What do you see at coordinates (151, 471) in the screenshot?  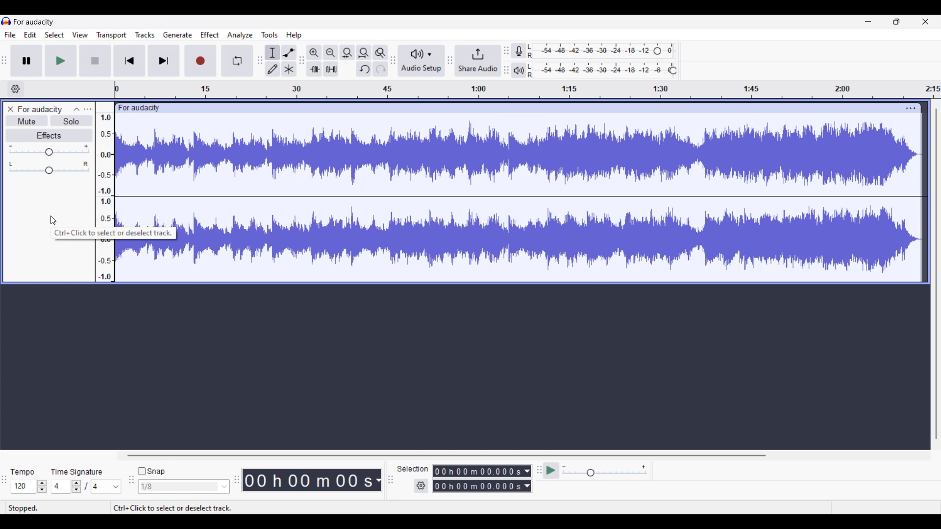 I see `Snap toggle` at bounding box center [151, 471].